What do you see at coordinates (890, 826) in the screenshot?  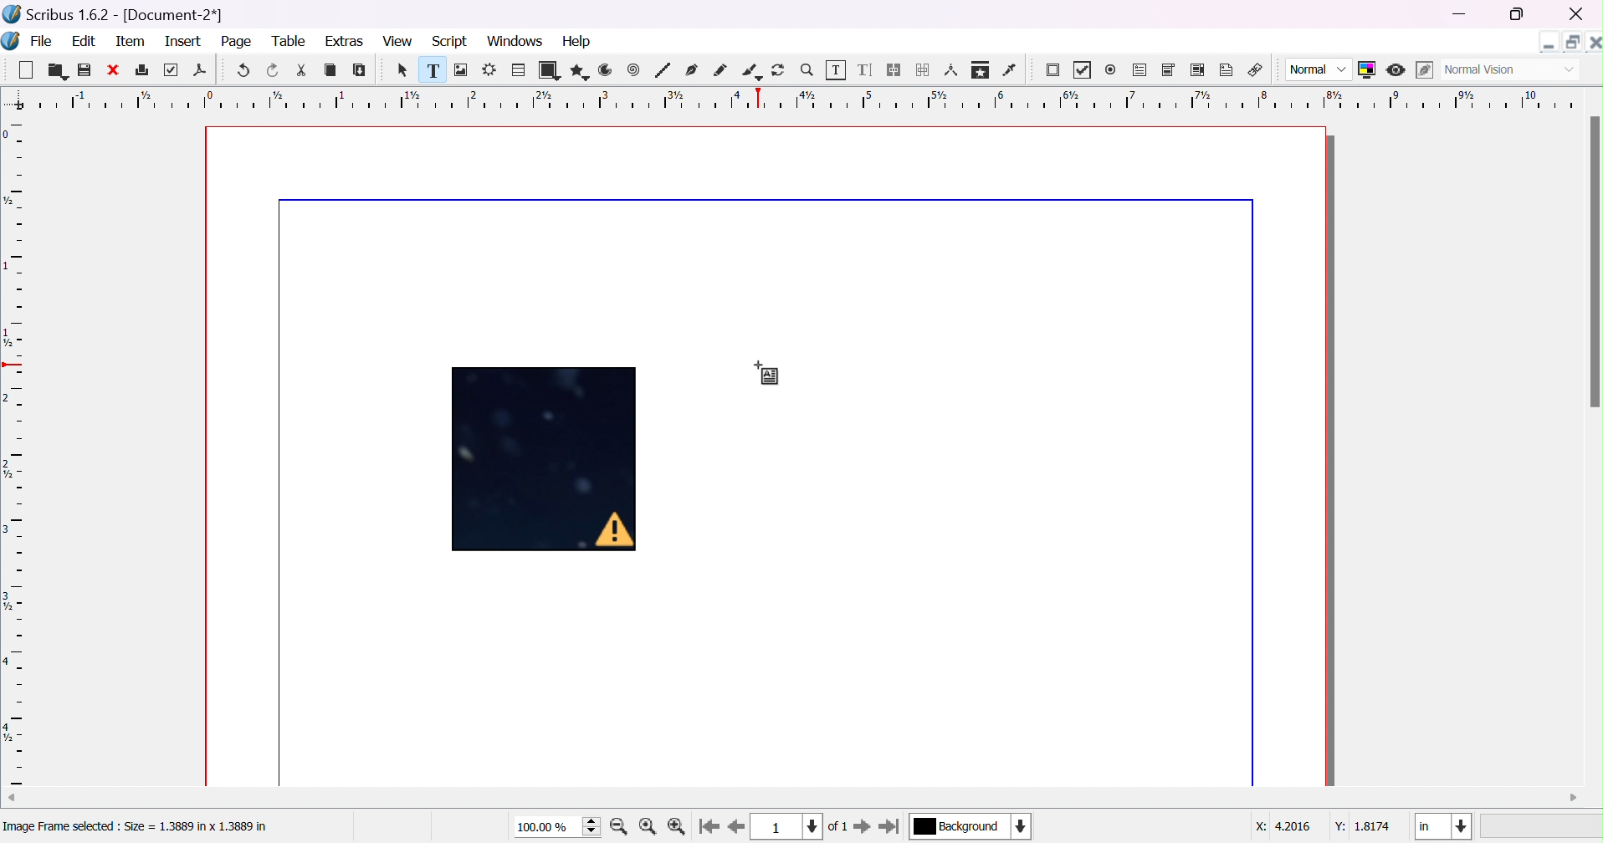 I see `go to last page` at bounding box center [890, 826].